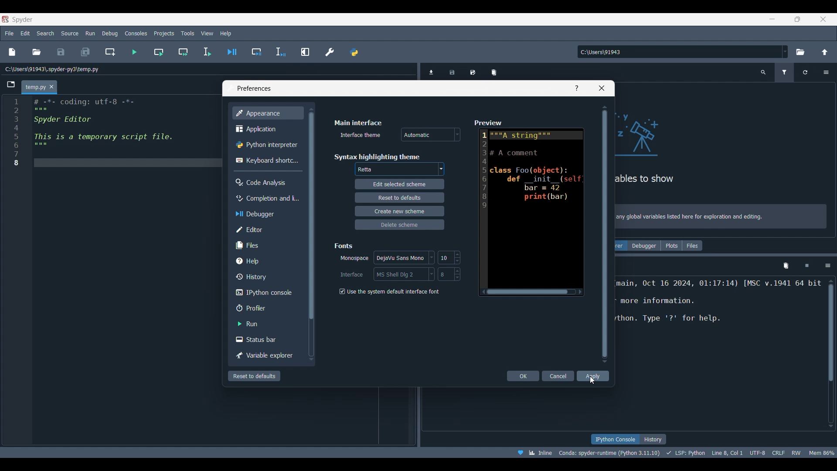  Describe the element at coordinates (399, 211) in the screenshot. I see `create new scheme` at that location.